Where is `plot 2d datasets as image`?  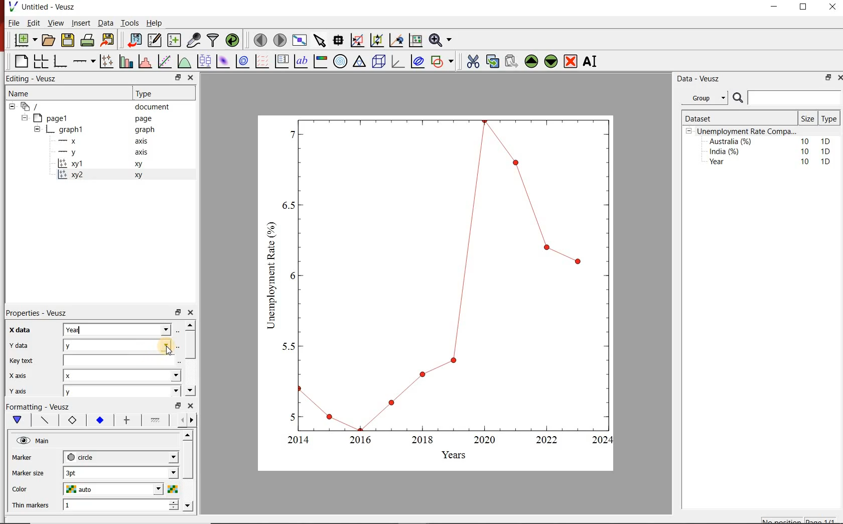
plot 2d datasets as image is located at coordinates (223, 61).